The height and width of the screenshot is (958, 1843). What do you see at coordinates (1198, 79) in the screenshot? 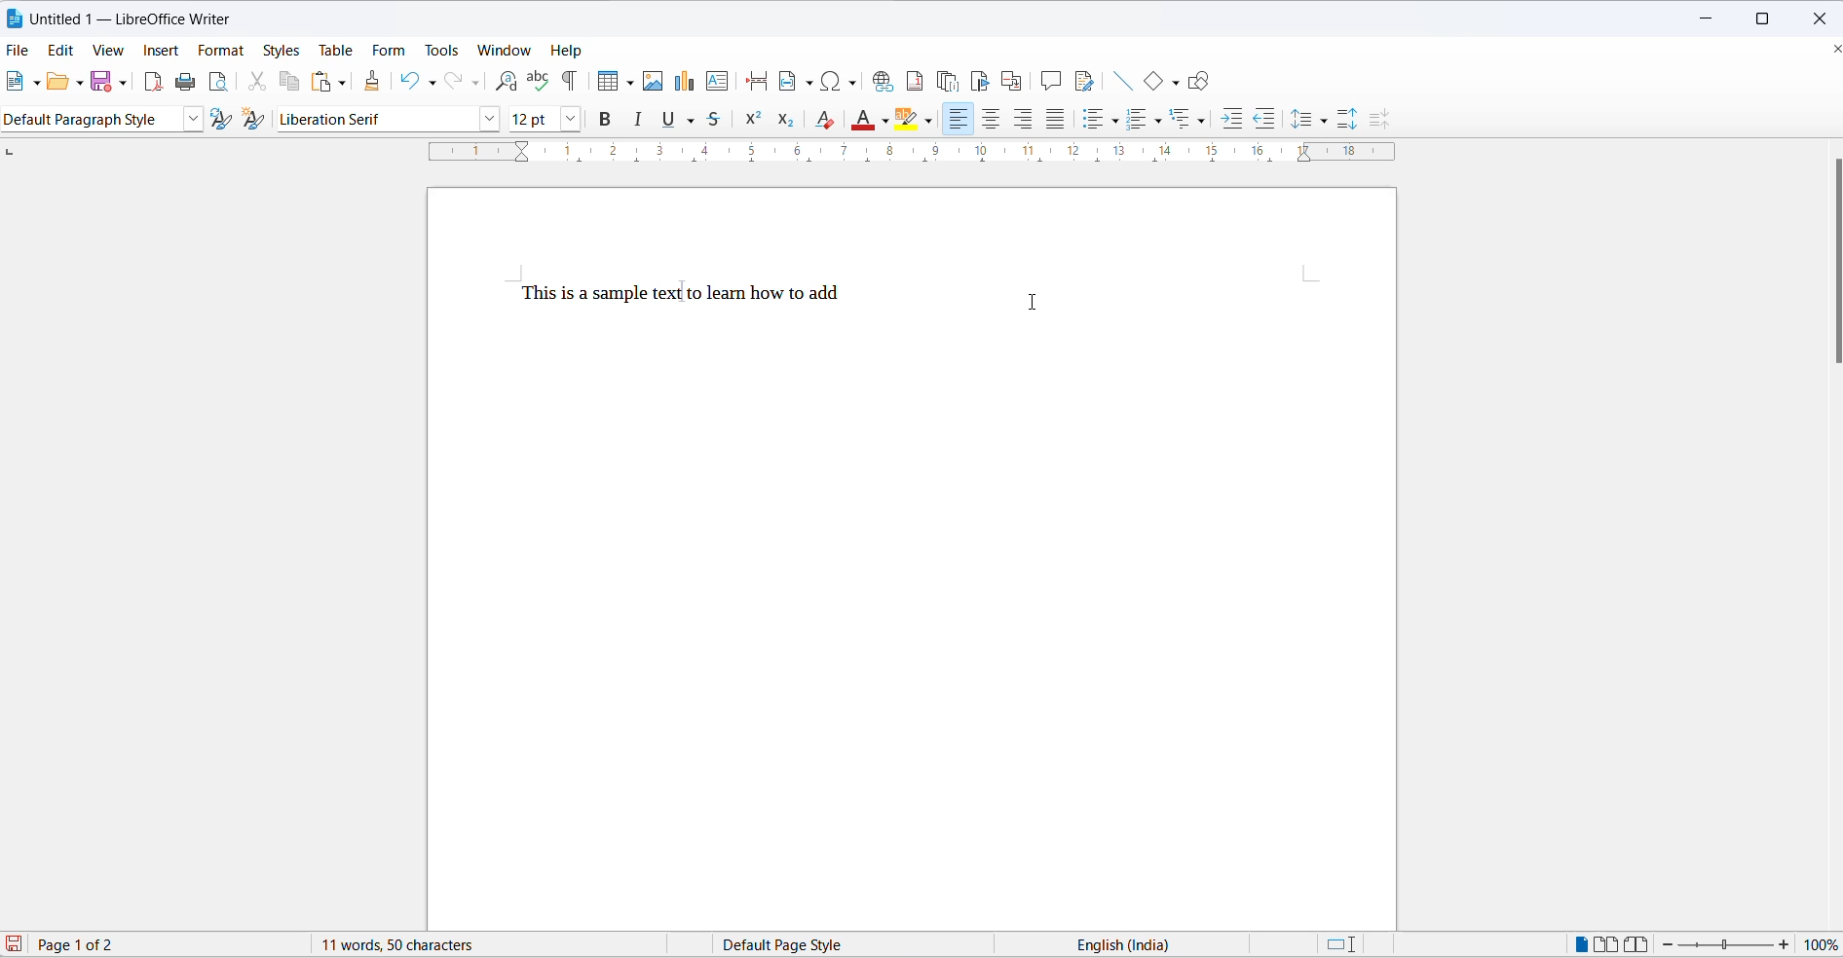
I see `draw functions` at bounding box center [1198, 79].